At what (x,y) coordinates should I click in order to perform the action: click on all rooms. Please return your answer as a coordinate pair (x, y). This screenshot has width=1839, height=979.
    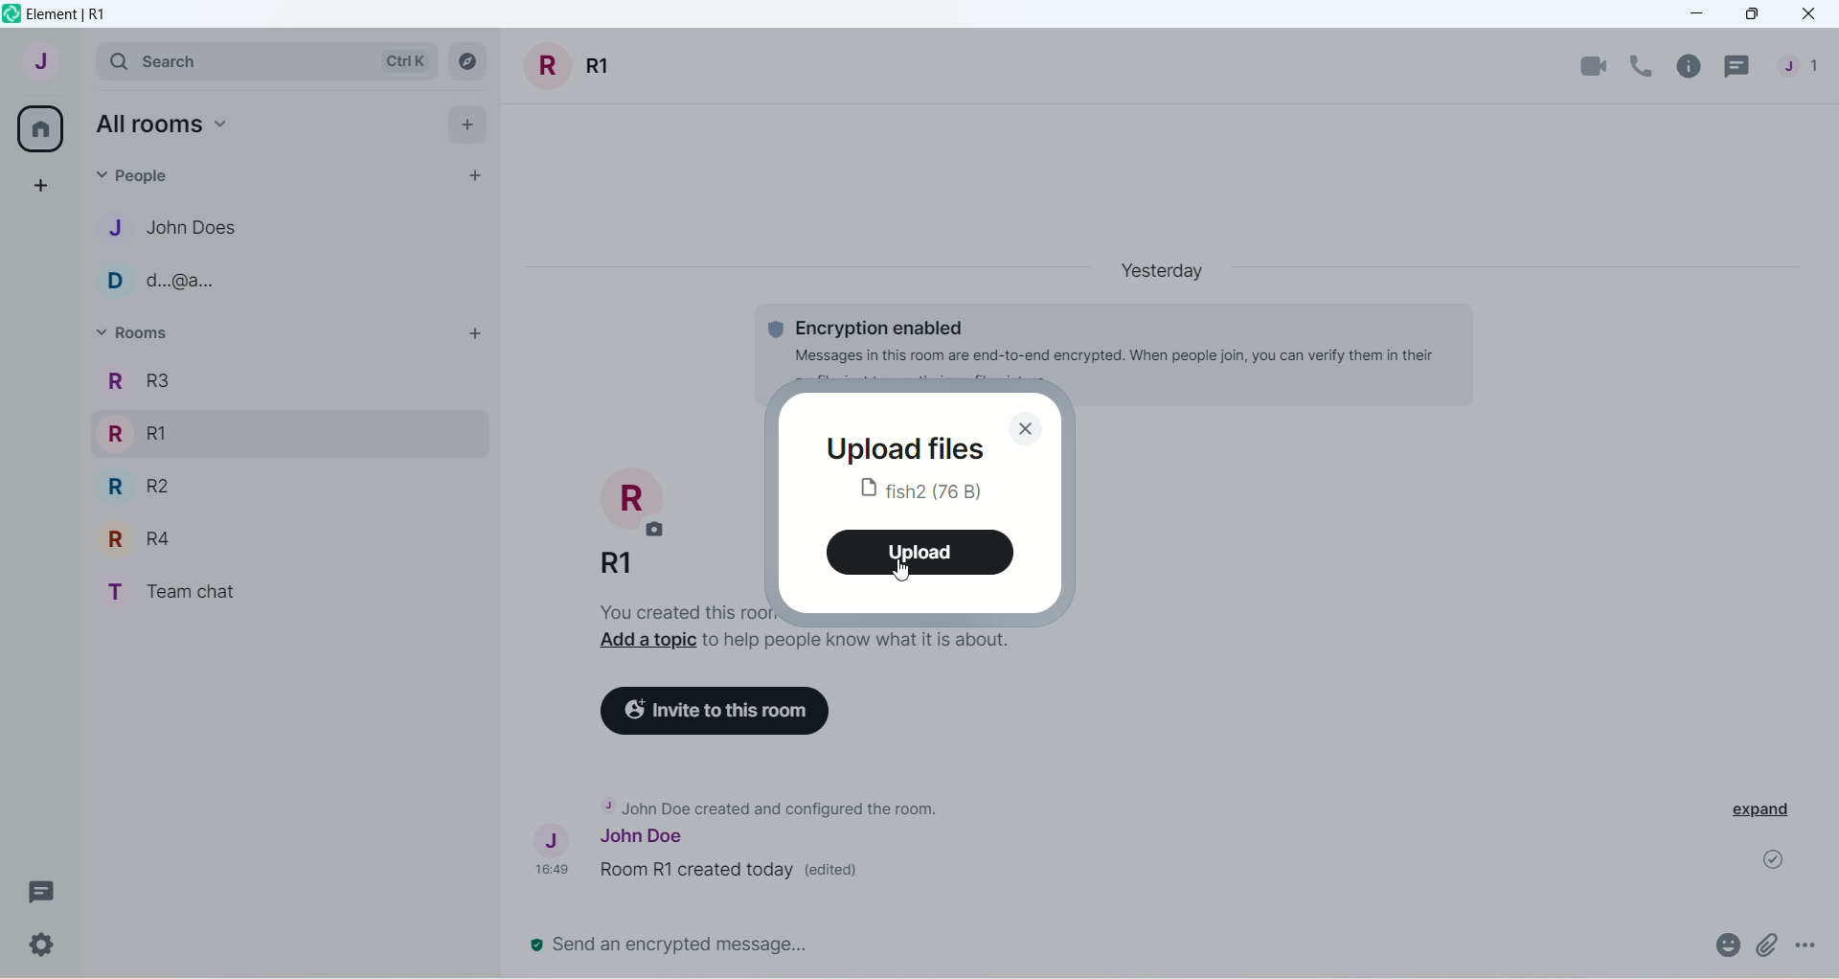
    Looking at the image, I should click on (41, 130).